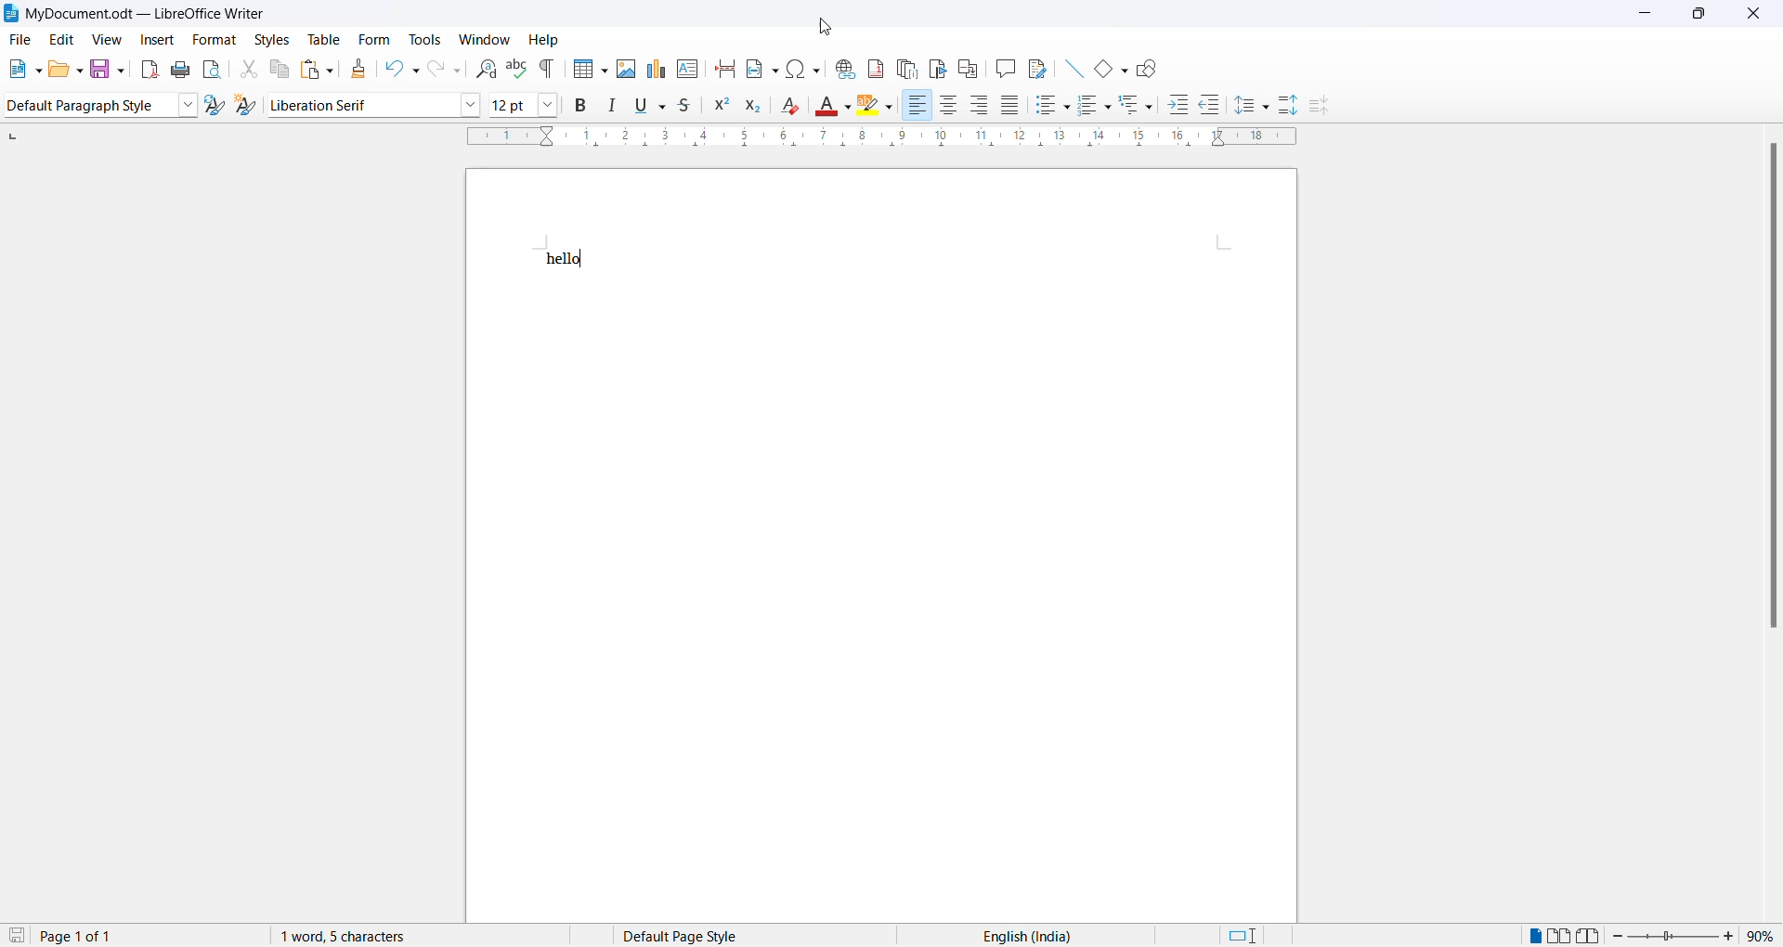 Image resolution: width=1783 pixels, height=947 pixels. Describe the element at coordinates (1759, 16) in the screenshot. I see `close` at that location.